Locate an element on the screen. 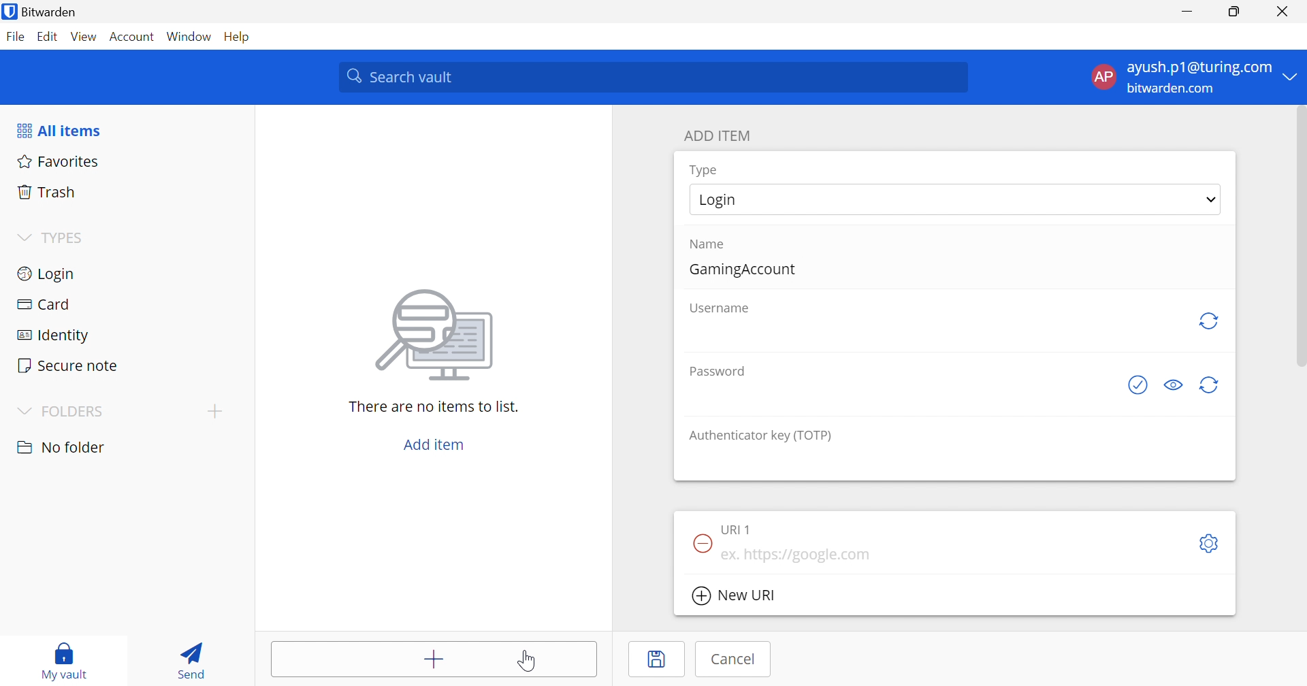 The height and width of the screenshot is (686, 1307). My vault is located at coordinates (63, 658).